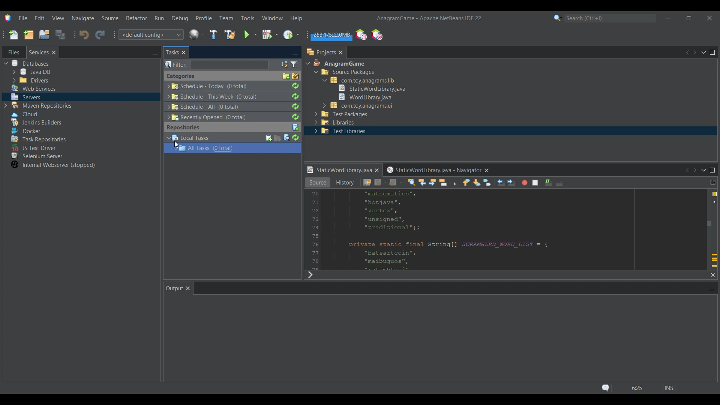 This screenshot has width=720, height=405. I want to click on Team menu, so click(226, 18).